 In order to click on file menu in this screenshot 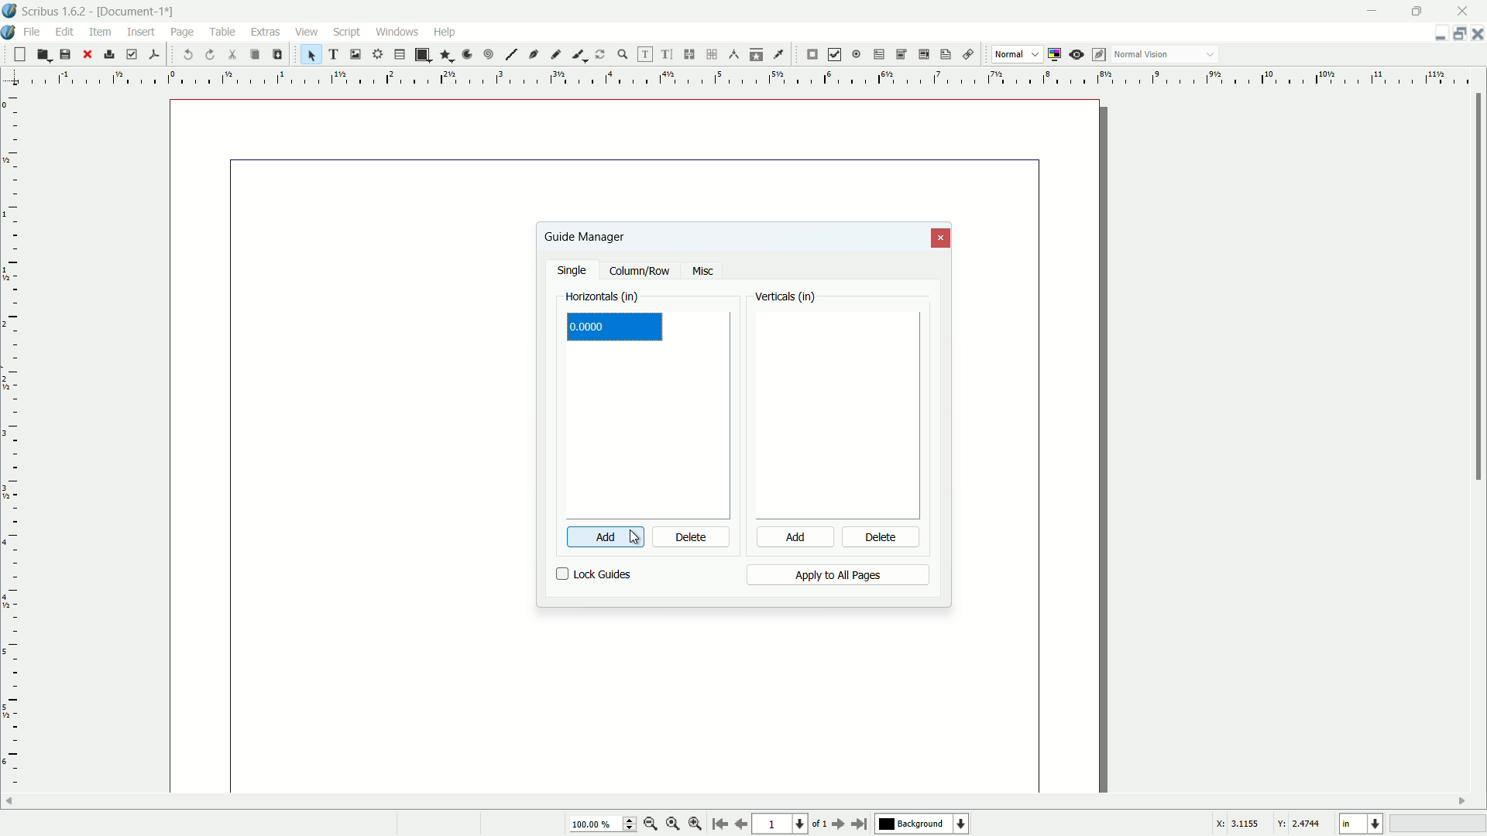, I will do `click(35, 31)`.